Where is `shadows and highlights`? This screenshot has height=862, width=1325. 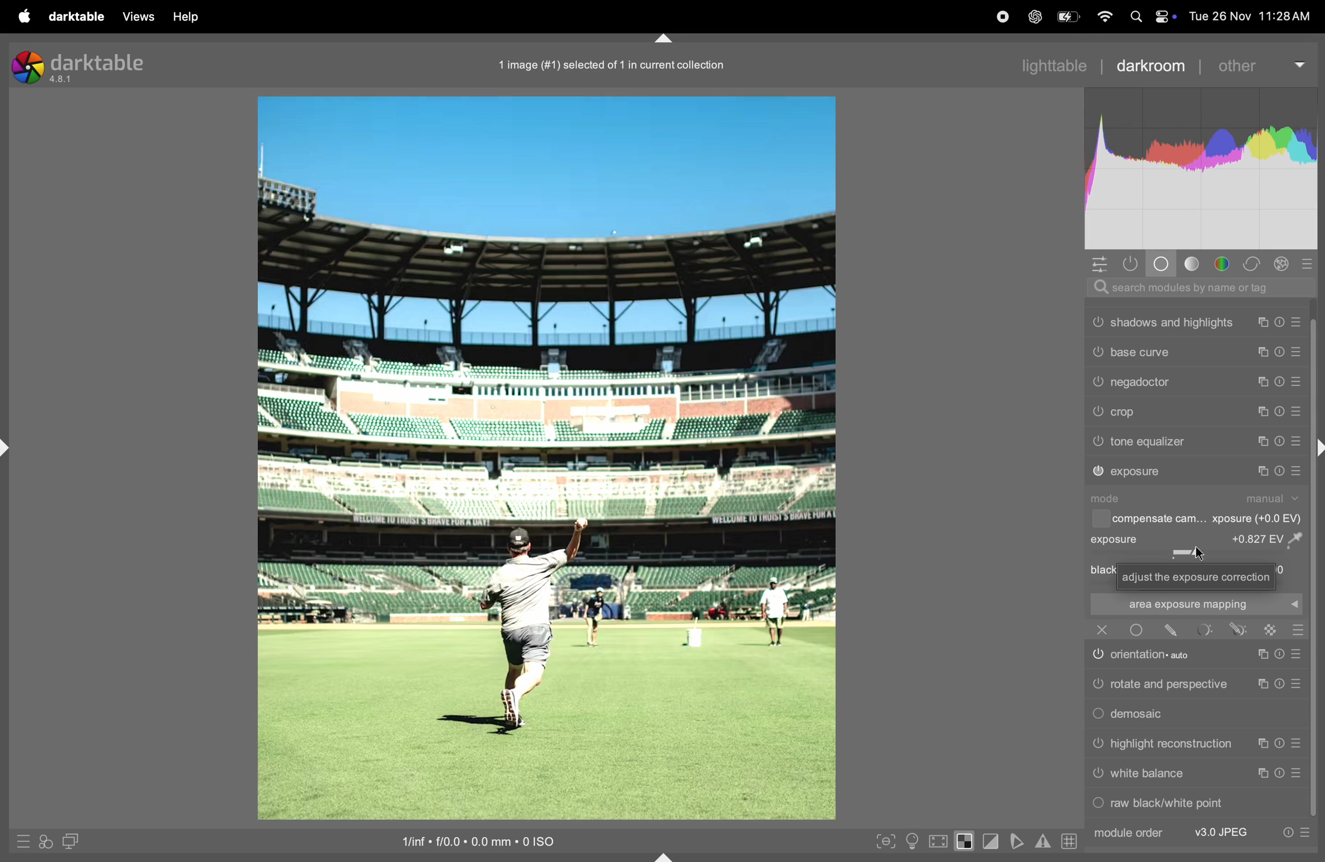 shadows and highlights is located at coordinates (1174, 322).